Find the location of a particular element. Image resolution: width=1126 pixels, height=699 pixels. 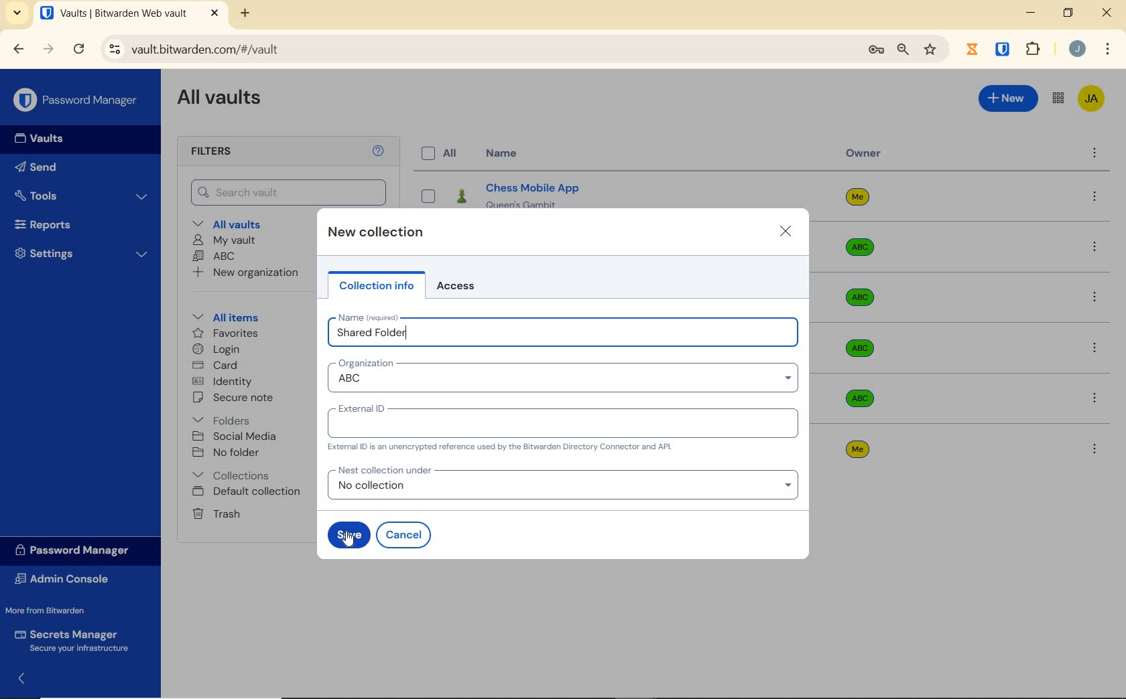

Name is located at coordinates (501, 154).